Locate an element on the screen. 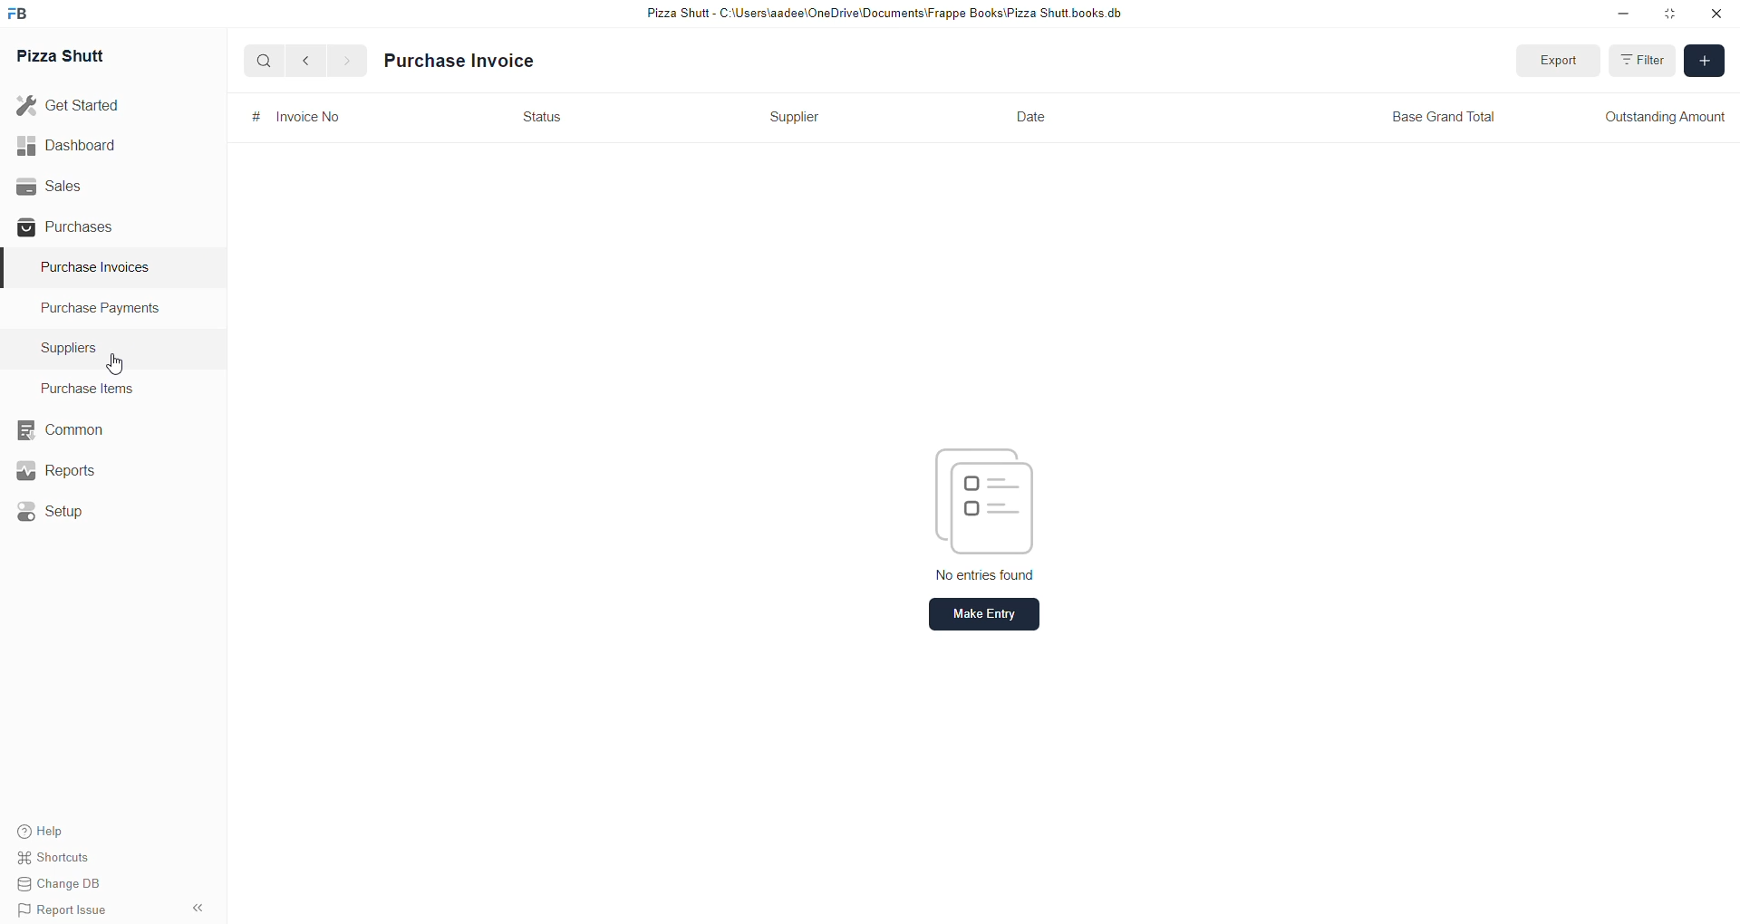 The width and height of the screenshot is (1740, 924). Invoice No is located at coordinates (294, 116).